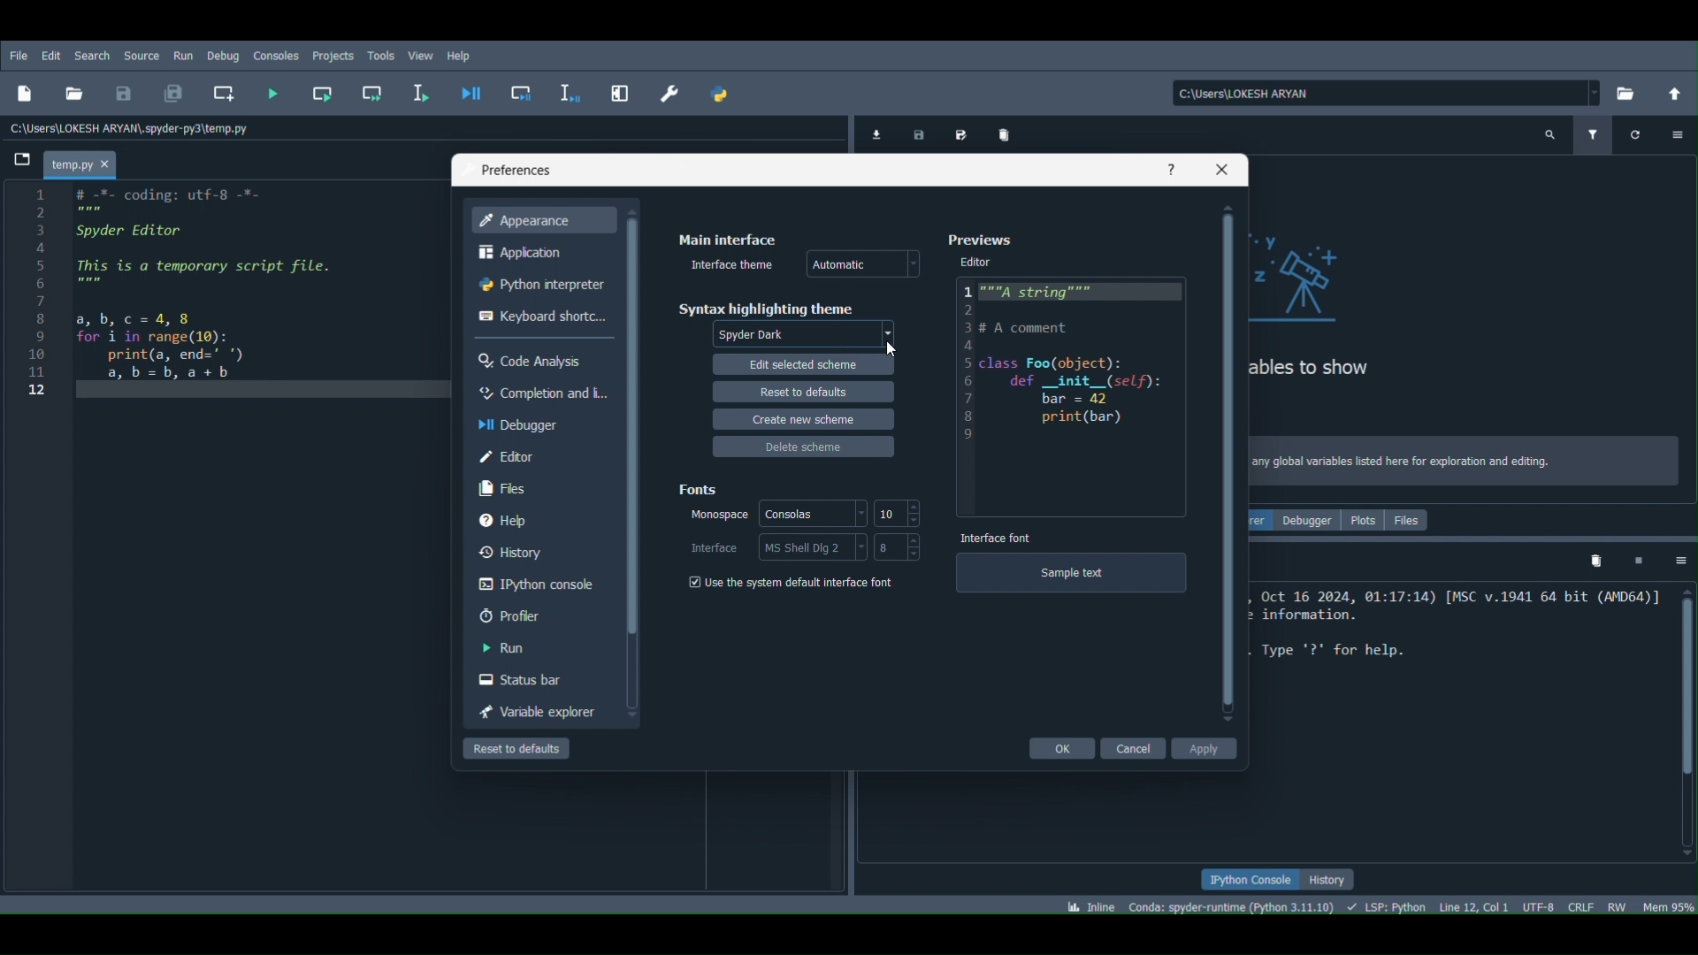 The image size is (1698, 955). What do you see at coordinates (780, 584) in the screenshot?
I see `Use the system default interfaces font` at bounding box center [780, 584].